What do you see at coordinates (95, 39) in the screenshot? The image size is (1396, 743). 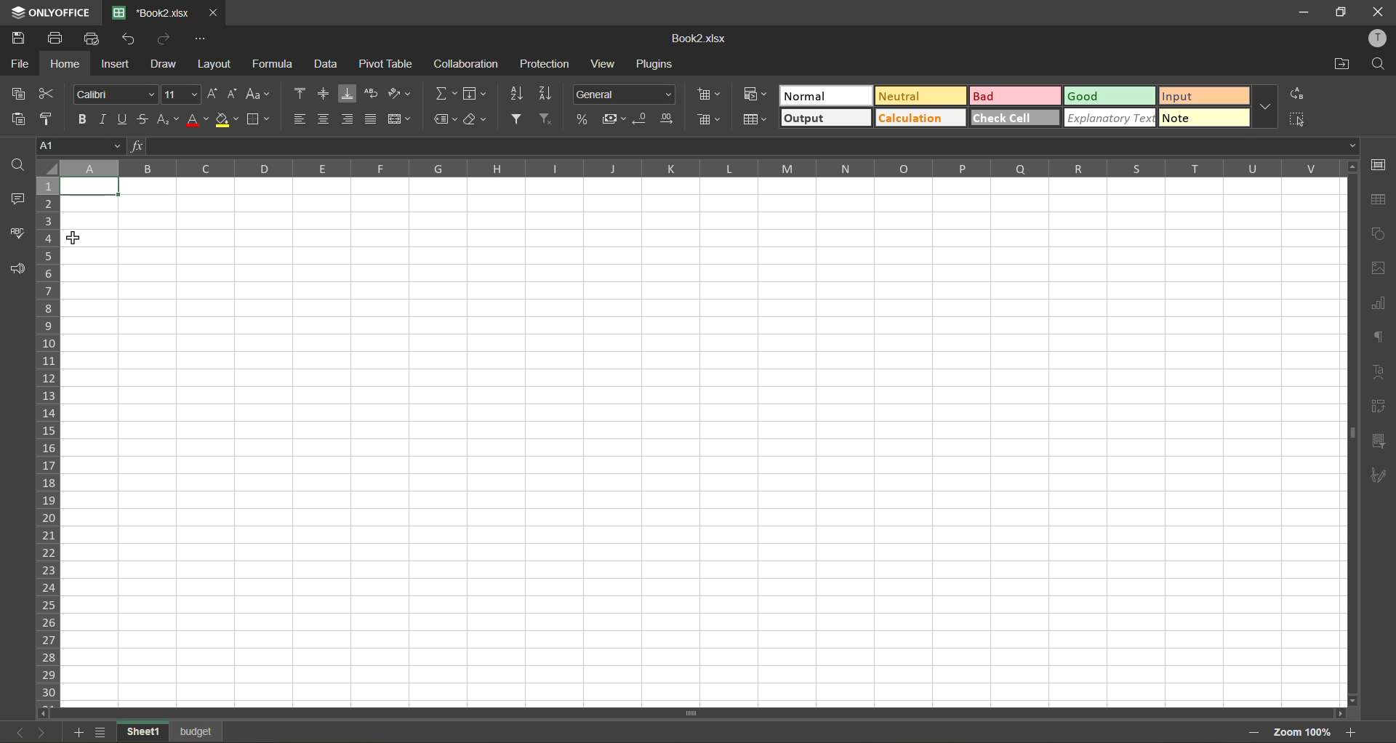 I see `quick print` at bounding box center [95, 39].